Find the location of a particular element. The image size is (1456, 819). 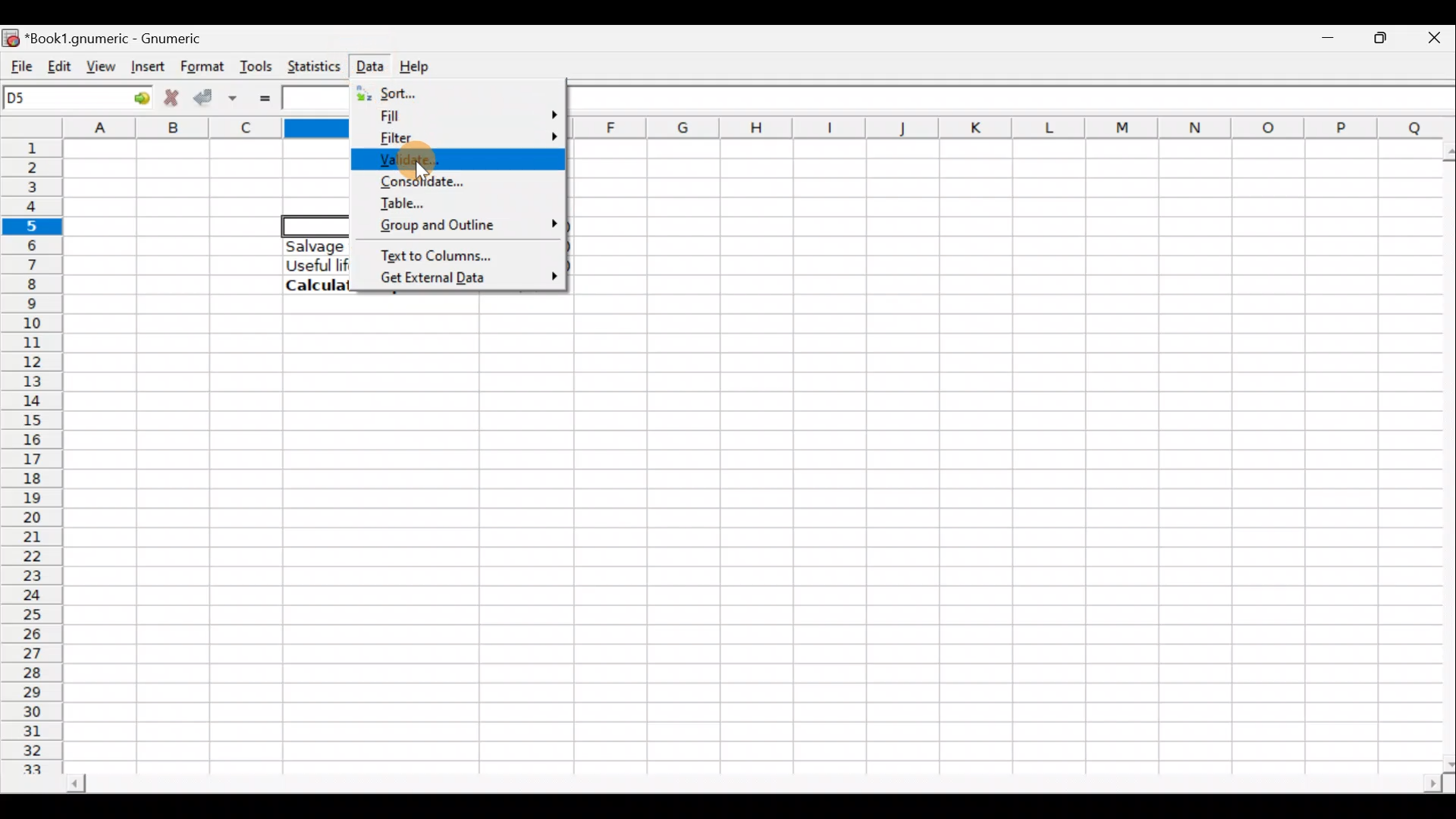

Sort is located at coordinates (452, 91).